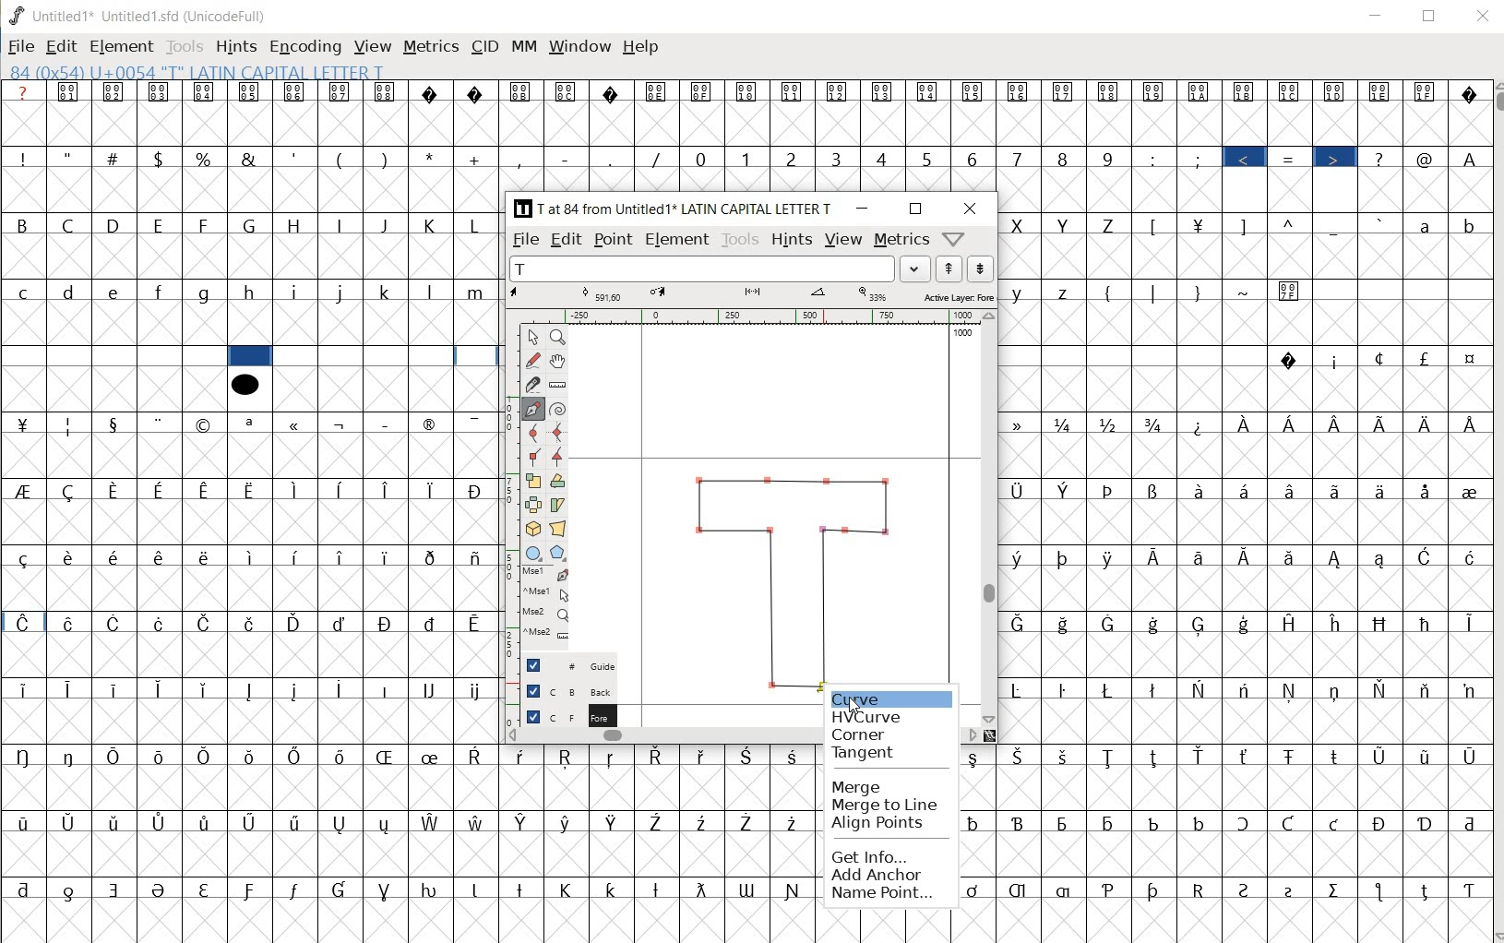 This screenshot has height=943, width=1504. What do you see at coordinates (117, 226) in the screenshot?
I see `D` at bounding box center [117, 226].